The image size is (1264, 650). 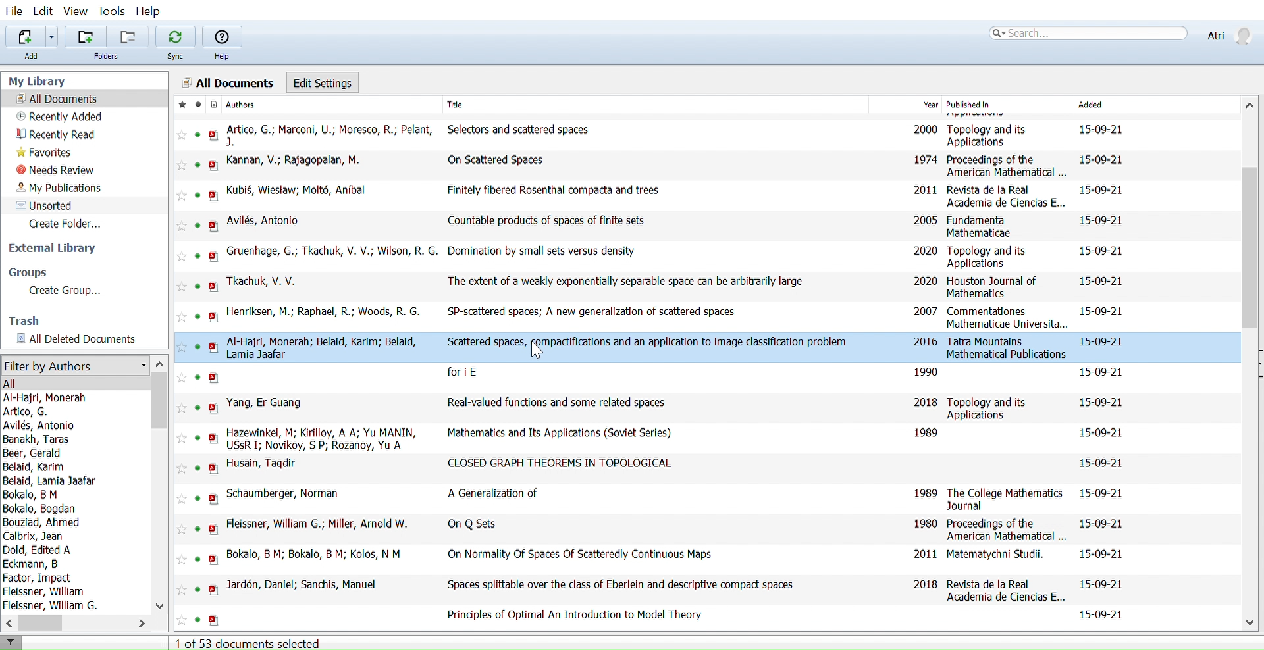 I want to click on Year, so click(x=929, y=103).